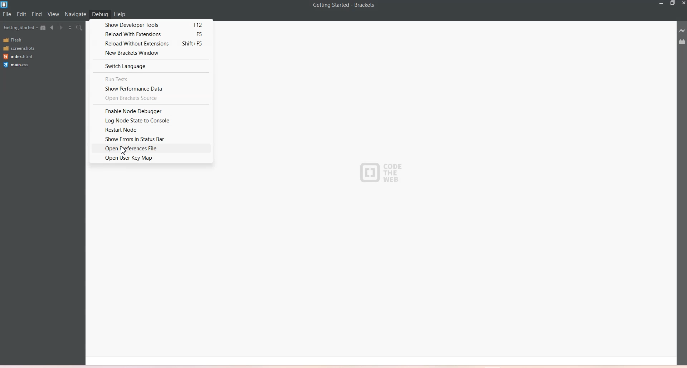  What do you see at coordinates (71, 28) in the screenshot?
I see `Split the editor vertically and Horizontally` at bounding box center [71, 28].